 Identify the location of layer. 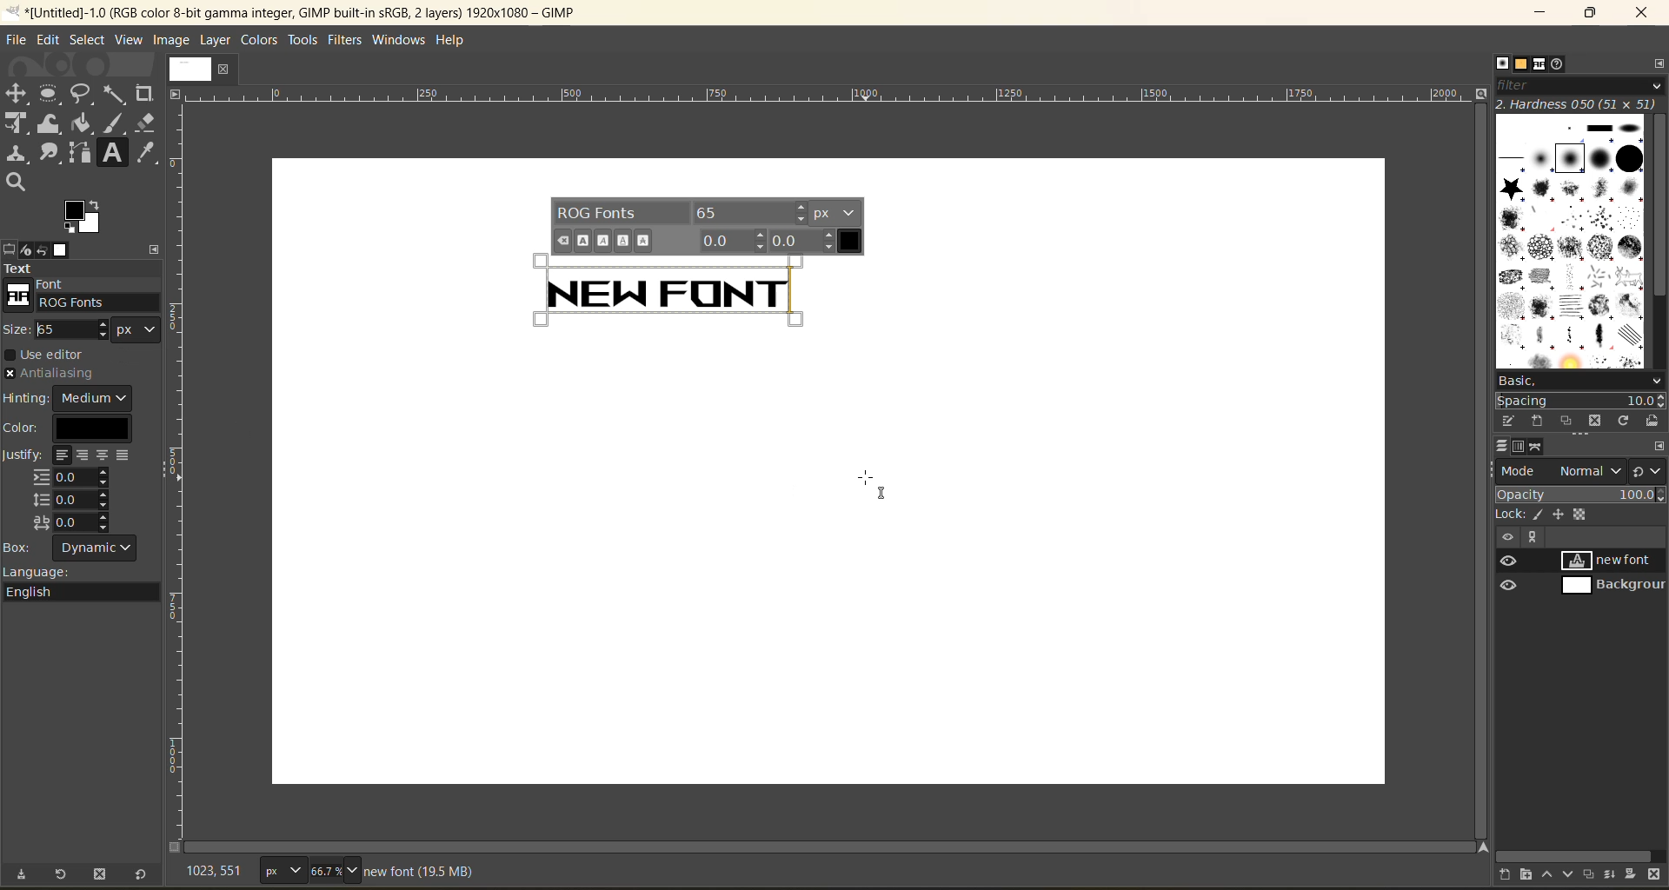
(216, 40).